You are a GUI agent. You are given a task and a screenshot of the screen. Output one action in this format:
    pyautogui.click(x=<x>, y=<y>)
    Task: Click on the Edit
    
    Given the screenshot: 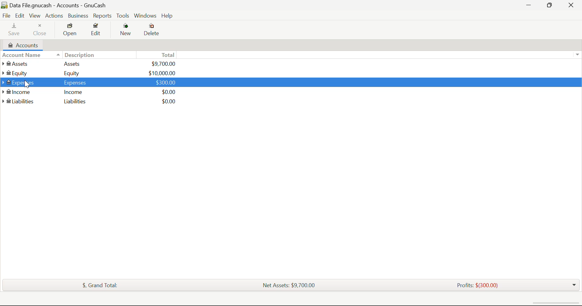 What is the action you would take?
    pyautogui.click(x=21, y=16)
    